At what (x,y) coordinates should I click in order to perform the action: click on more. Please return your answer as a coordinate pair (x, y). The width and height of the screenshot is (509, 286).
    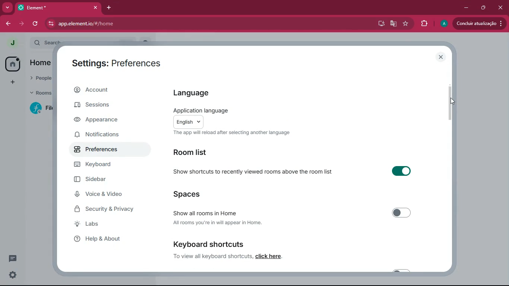
    Looking at the image, I should click on (7, 7).